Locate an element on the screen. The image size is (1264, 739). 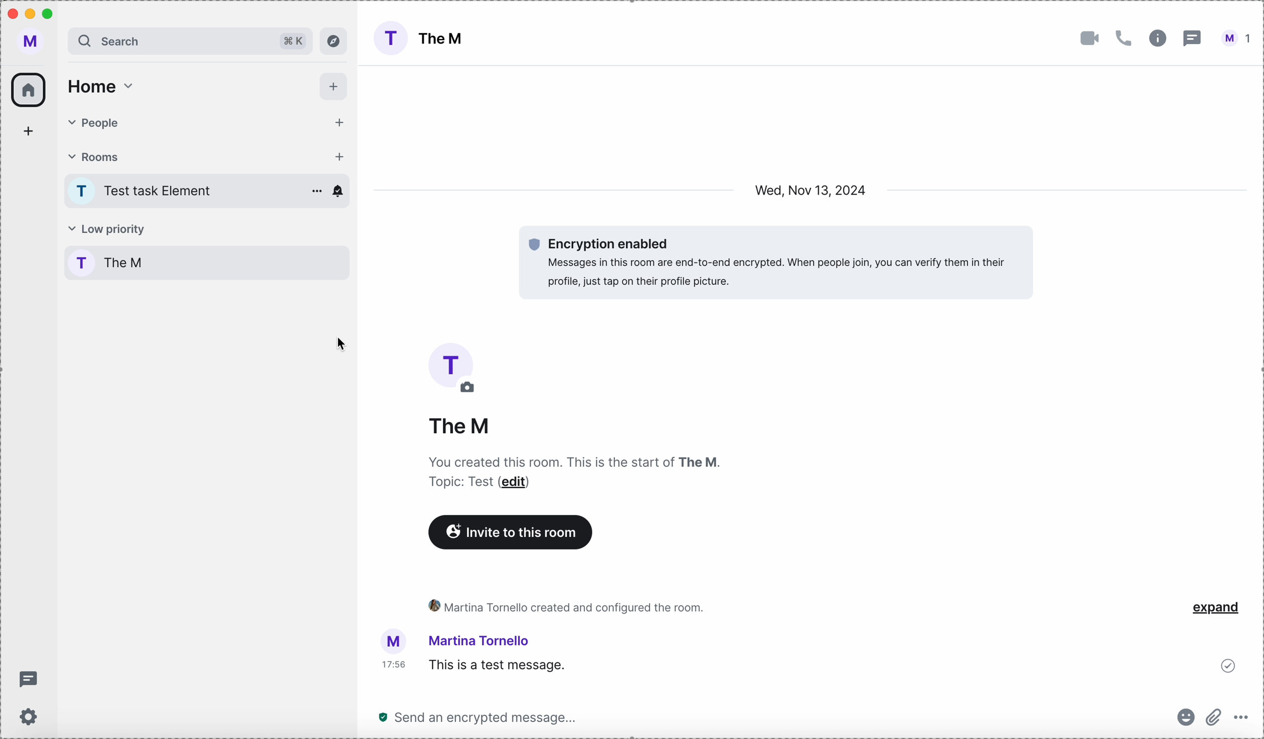
send a message is located at coordinates (481, 717).